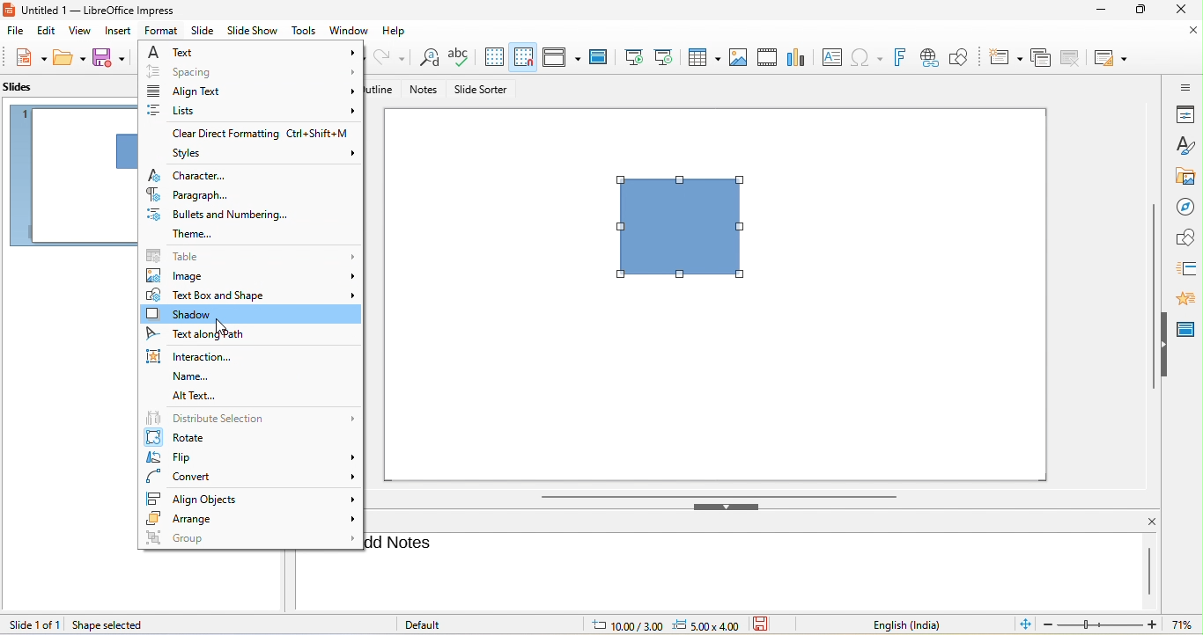  What do you see at coordinates (33, 624) in the screenshot?
I see `slide 1 of 1` at bounding box center [33, 624].